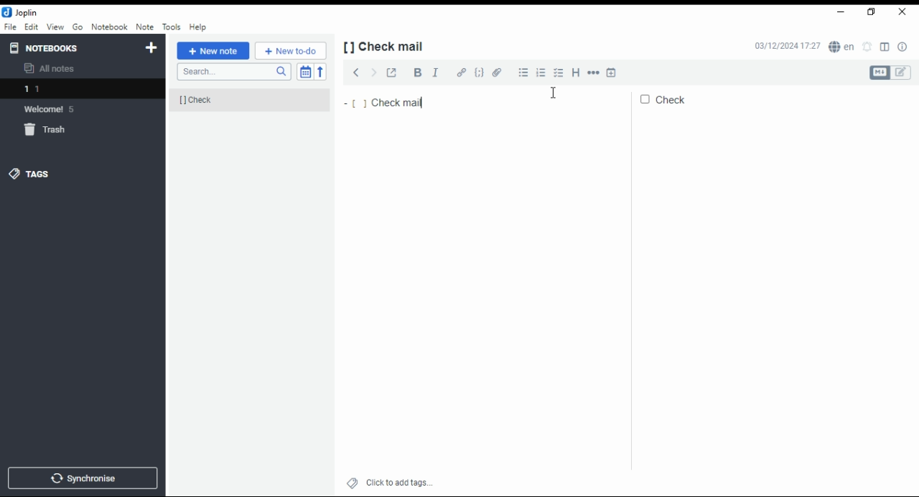 This screenshot has height=497, width=919. I want to click on [] check mail, so click(388, 46).